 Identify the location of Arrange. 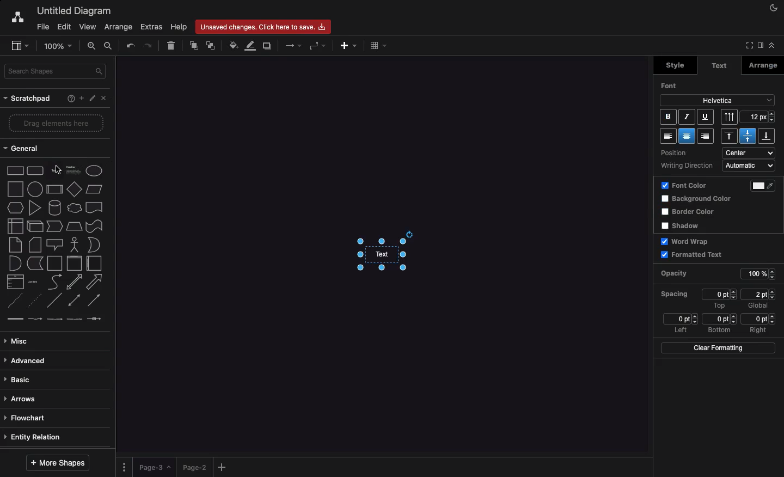
(763, 65).